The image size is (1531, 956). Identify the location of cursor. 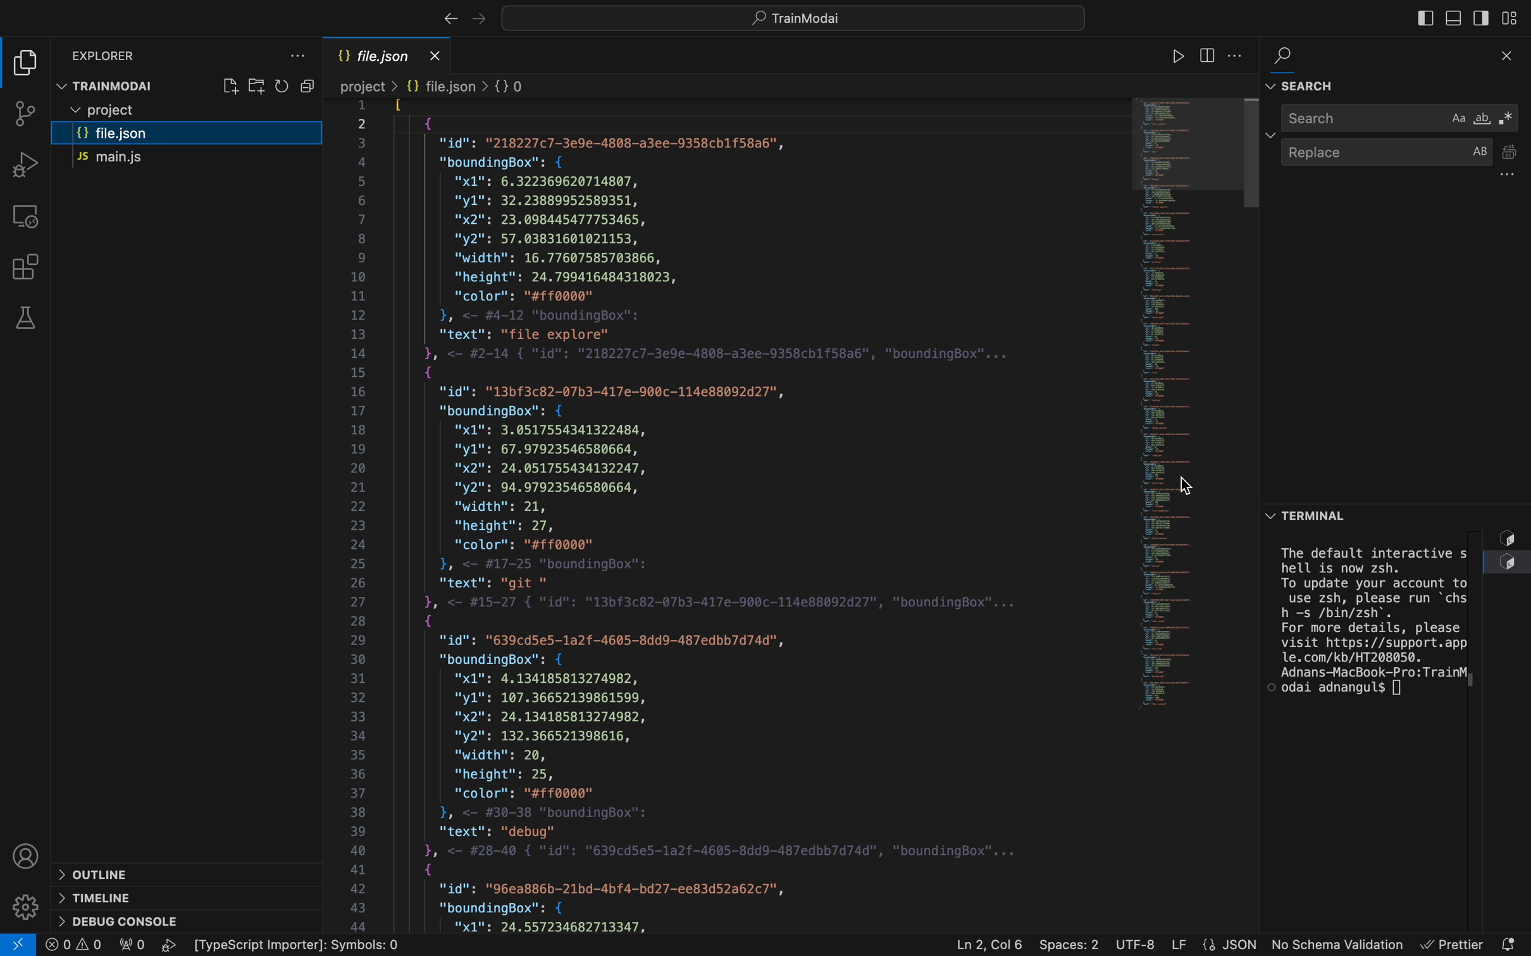
(1203, 483).